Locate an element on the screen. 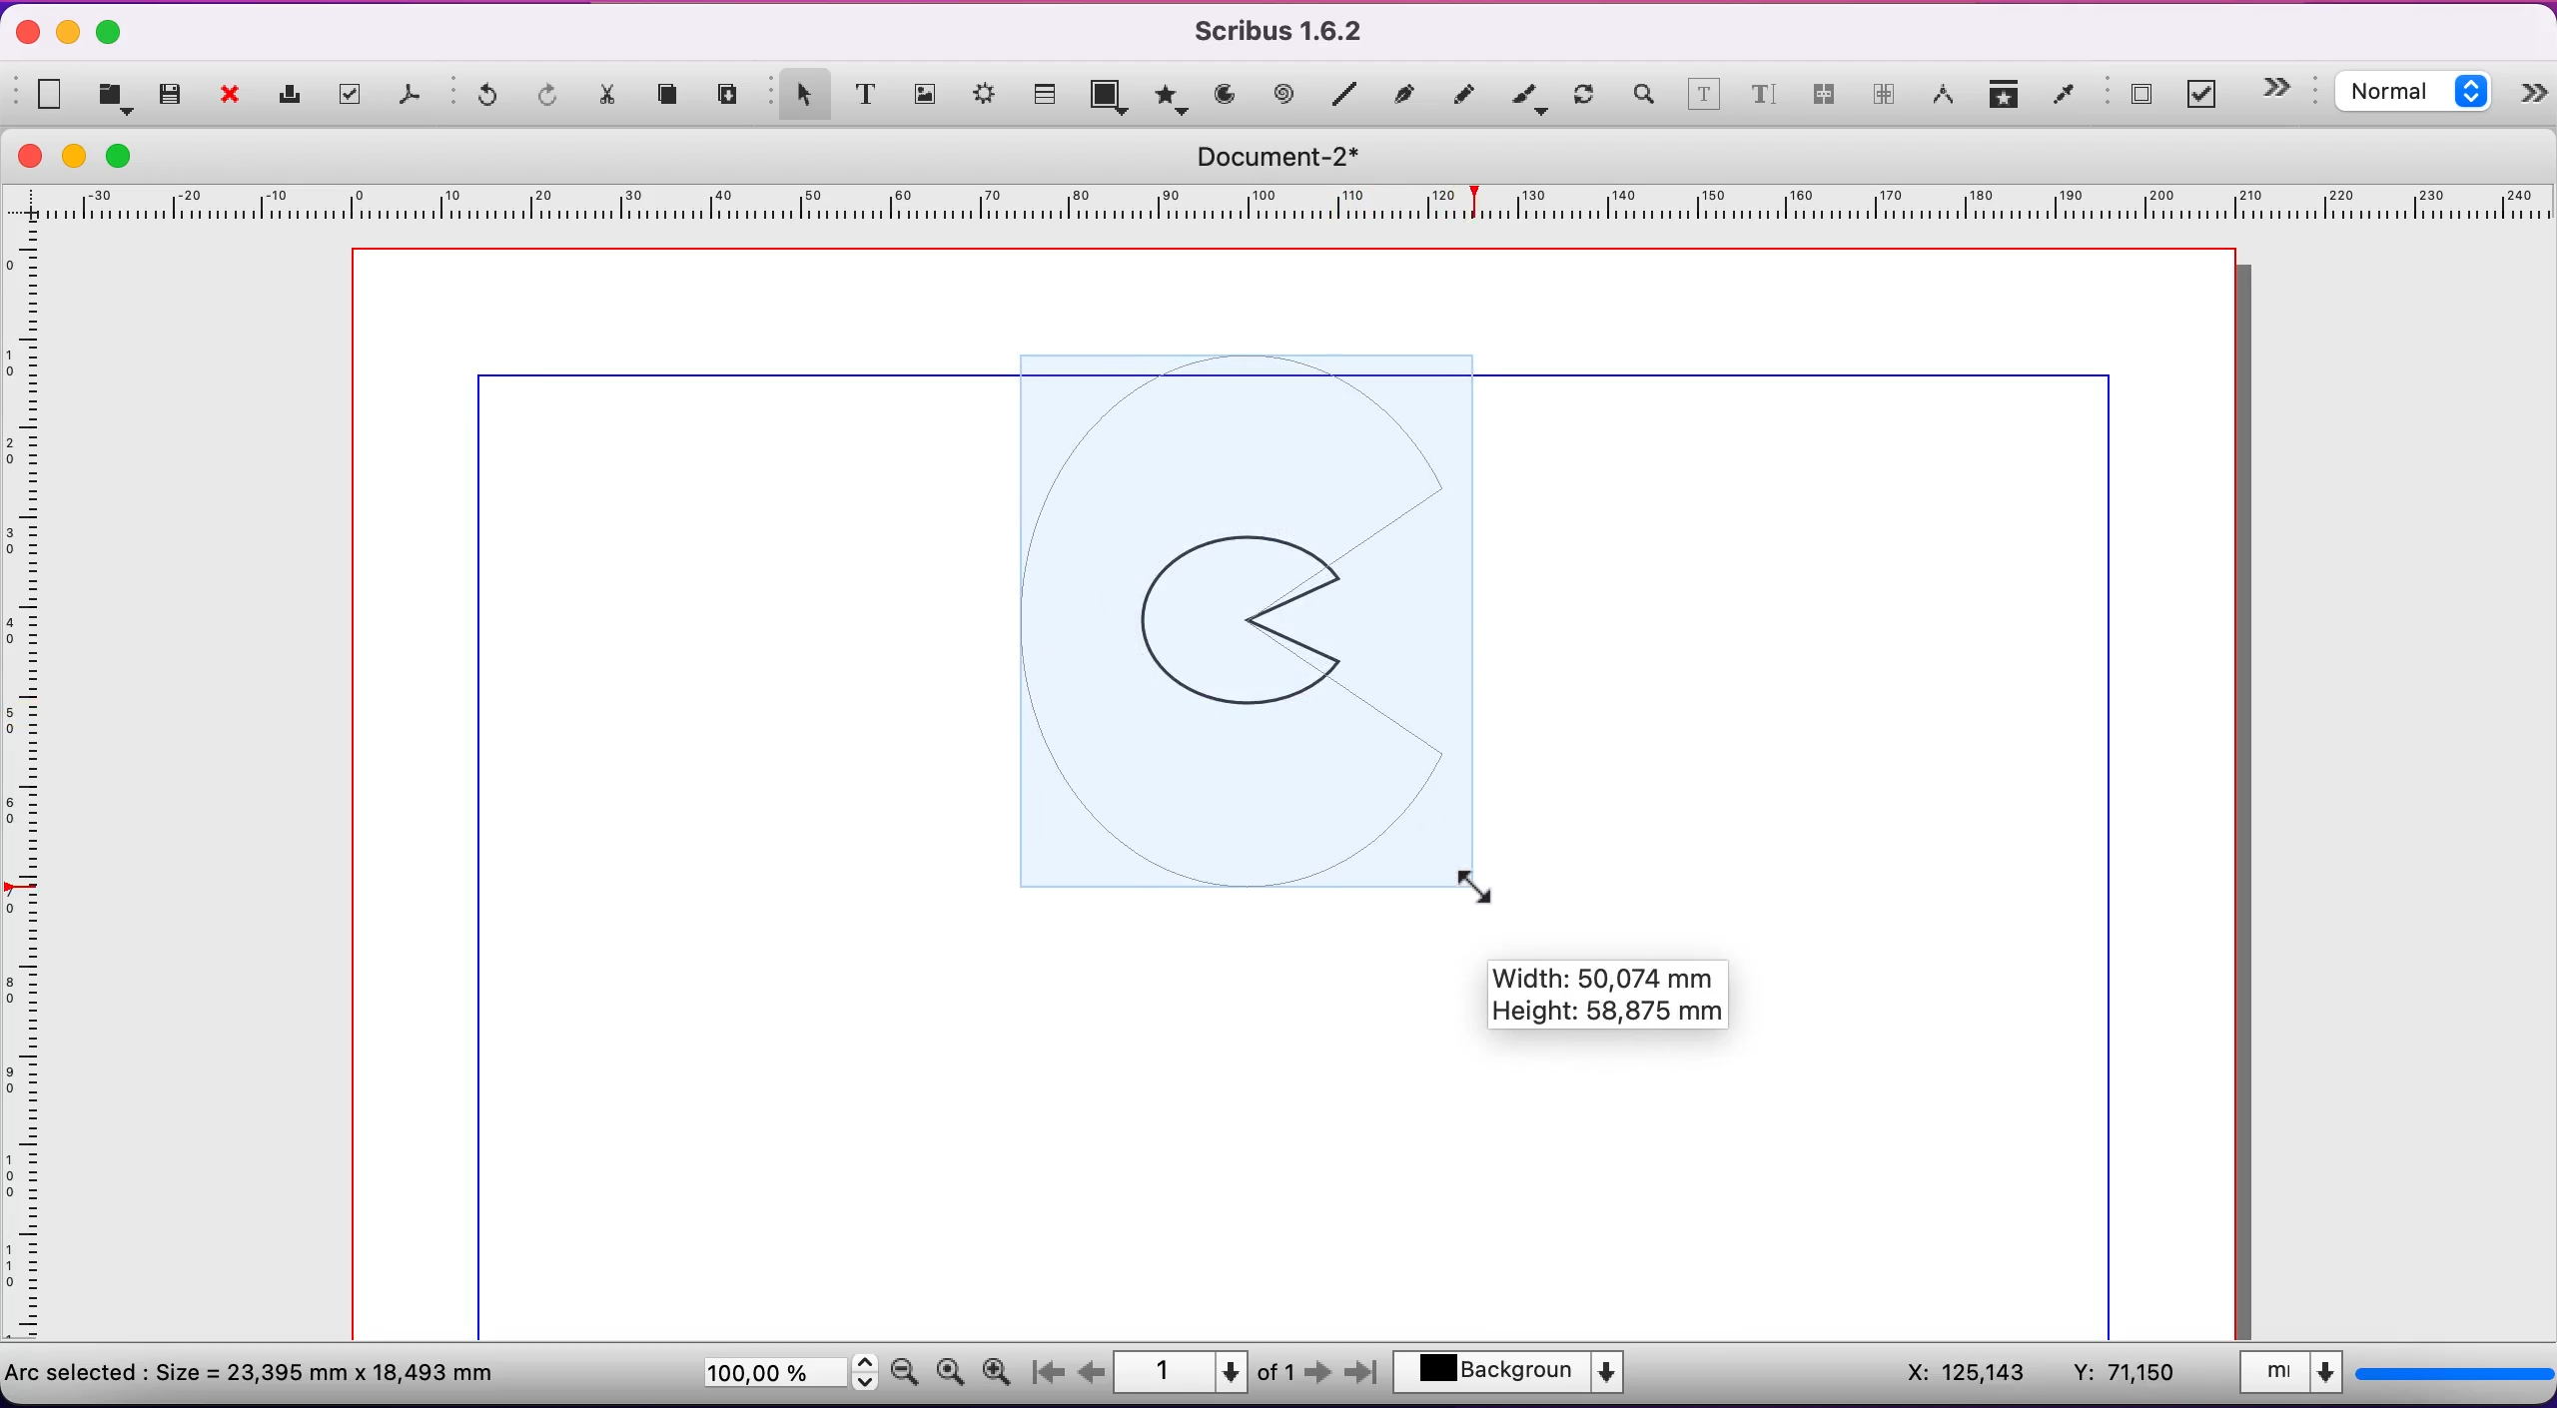 The width and height of the screenshot is (2557, 1408). export as pdf is located at coordinates (414, 99).